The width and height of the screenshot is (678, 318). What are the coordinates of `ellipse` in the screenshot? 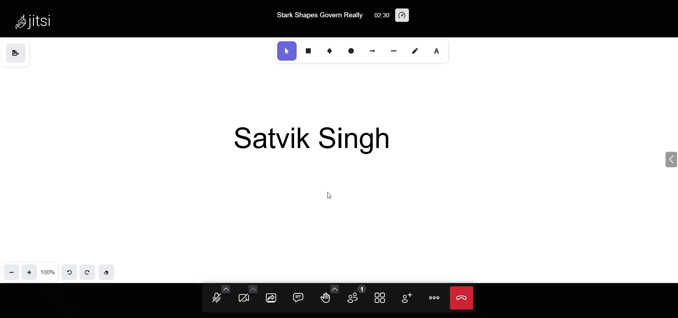 It's located at (352, 51).